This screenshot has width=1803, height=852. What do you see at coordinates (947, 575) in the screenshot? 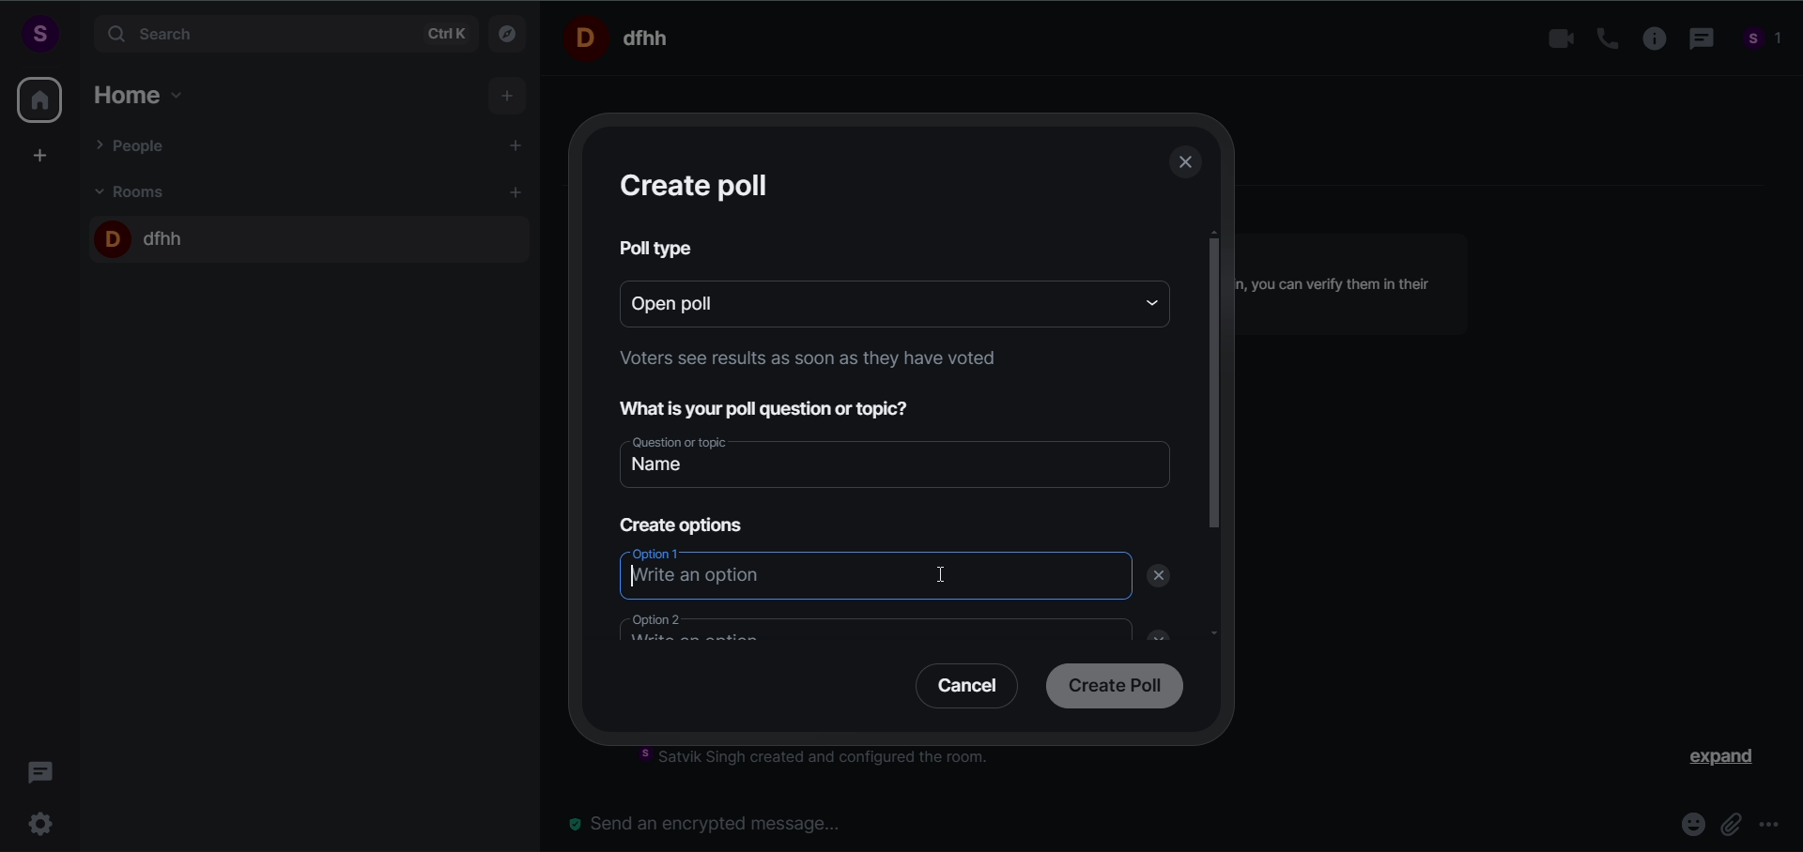
I see `Cursor` at bounding box center [947, 575].